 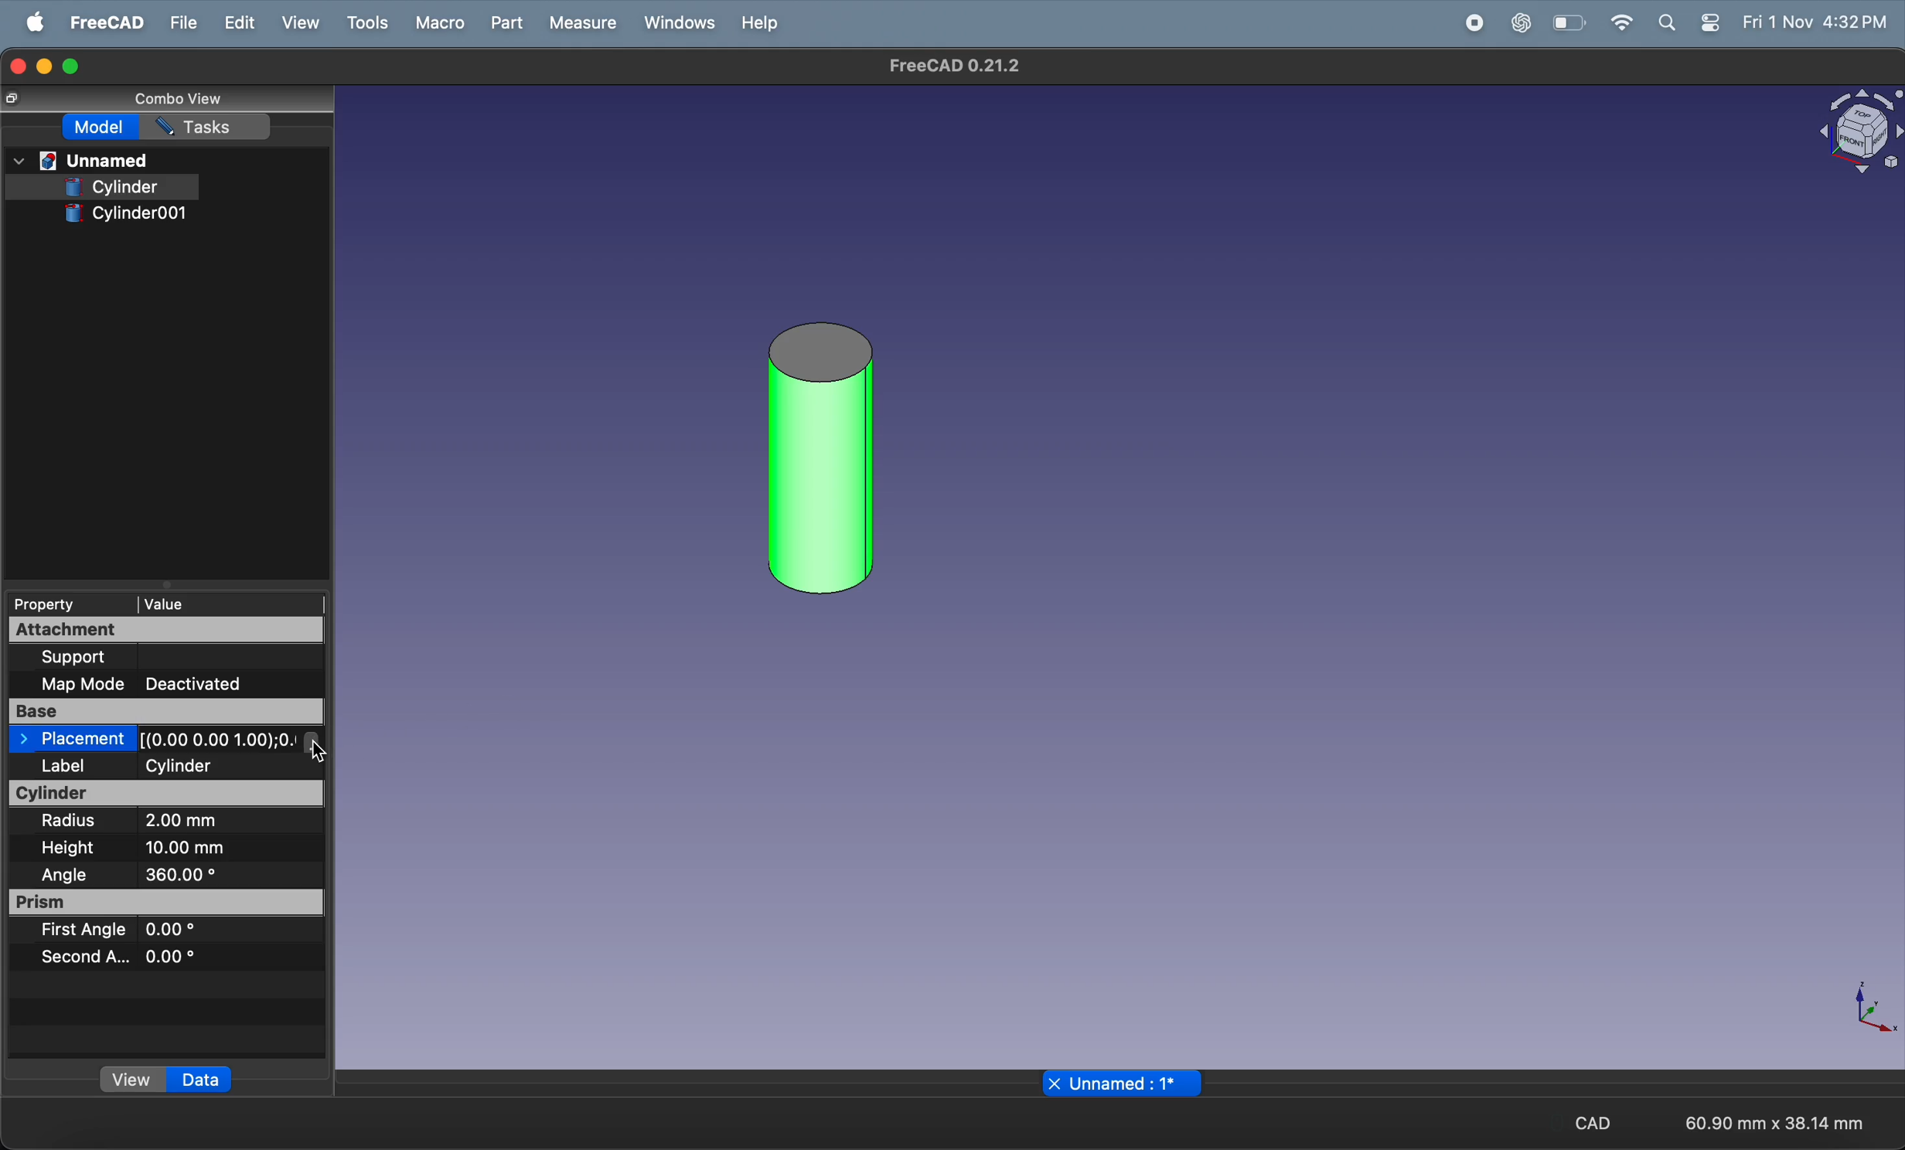 I want to click on maximize, so click(x=76, y=66).